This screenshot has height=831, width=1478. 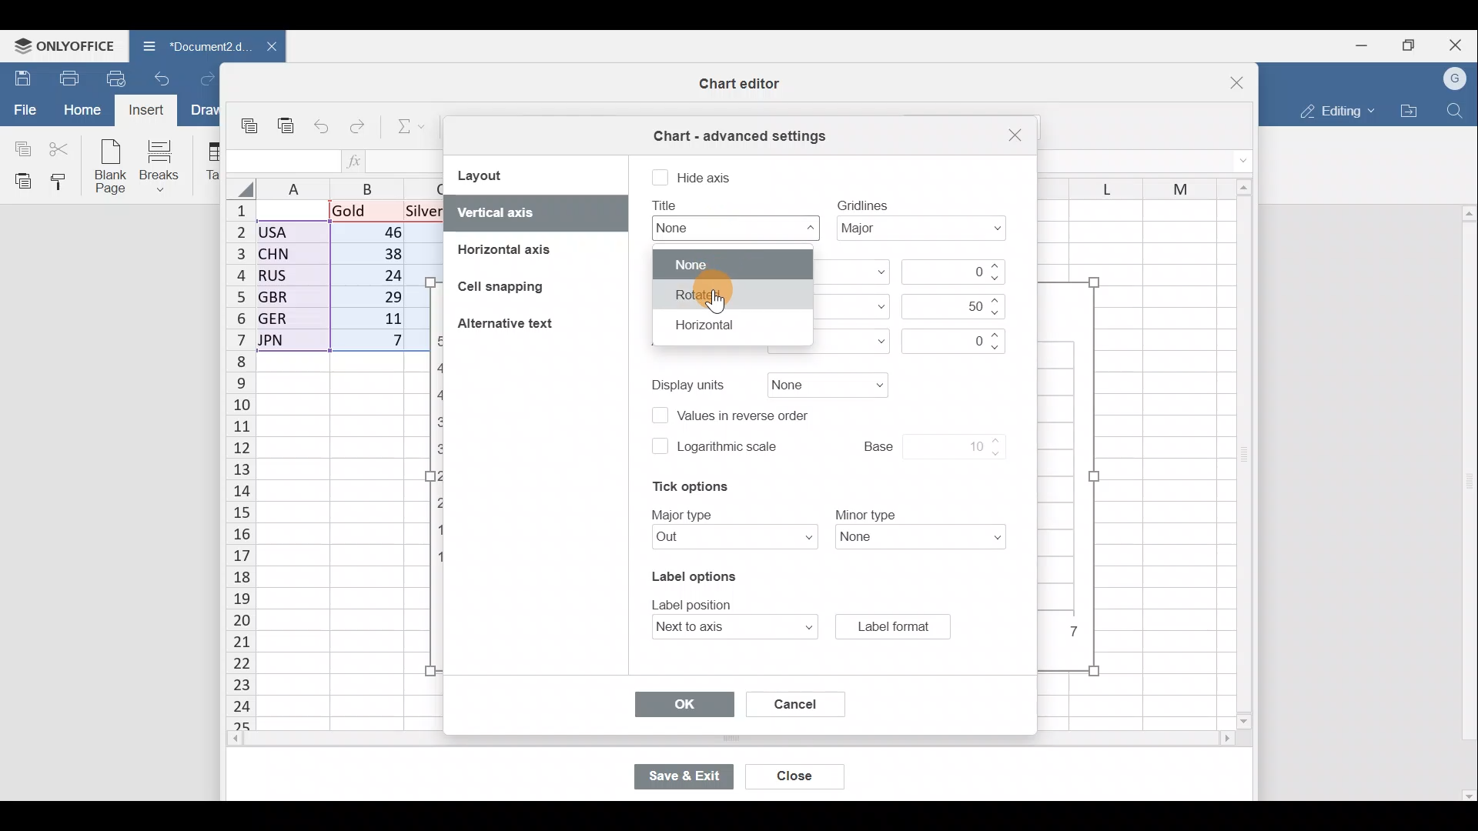 I want to click on Copy style, so click(x=63, y=183).